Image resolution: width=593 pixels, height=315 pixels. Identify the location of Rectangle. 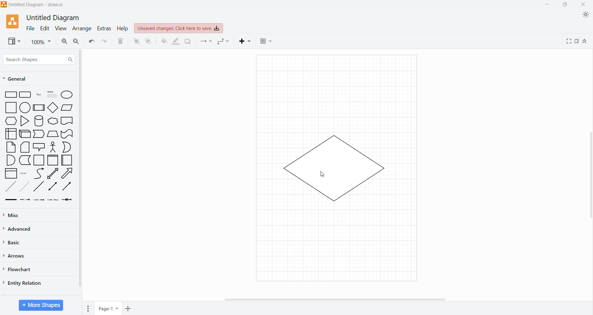
(11, 95).